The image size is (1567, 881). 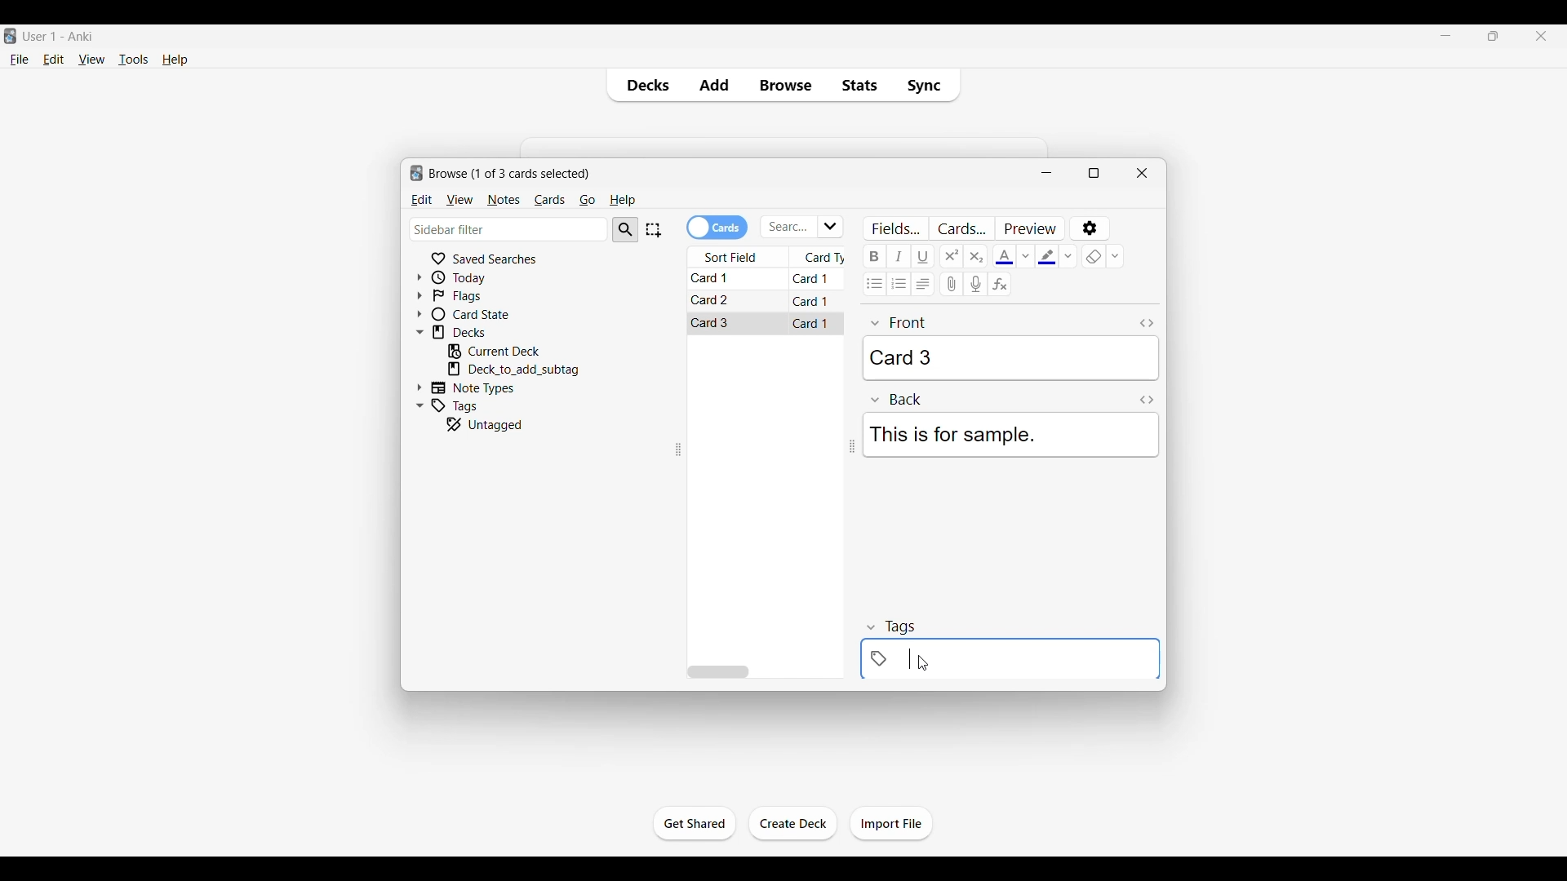 I want to click on Minimize, so click(x=1046, y=173).